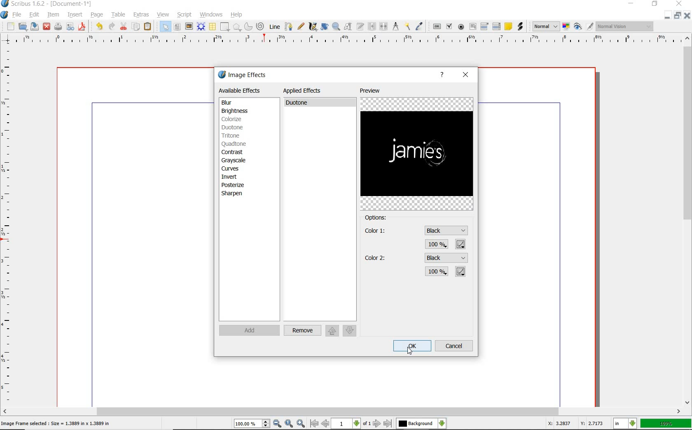 This screenshot has height=430, width=692. I want to click on duotone, so click(317, 103).